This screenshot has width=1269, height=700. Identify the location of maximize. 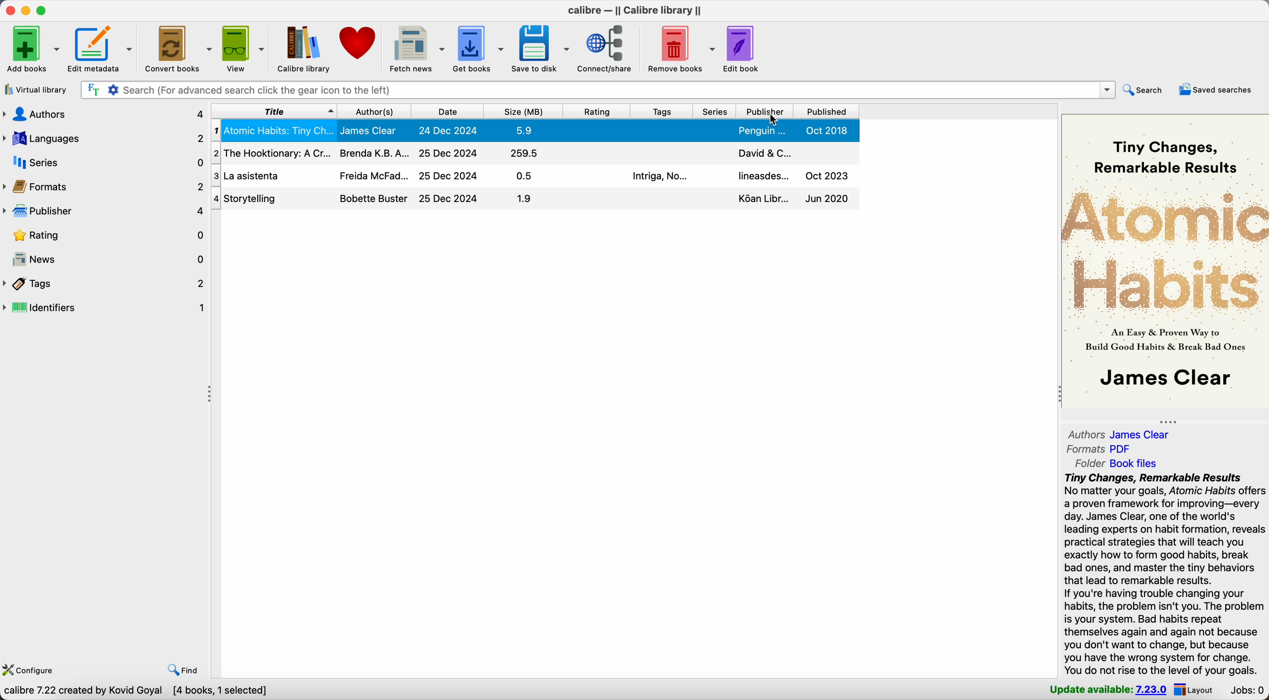
(44, 10).